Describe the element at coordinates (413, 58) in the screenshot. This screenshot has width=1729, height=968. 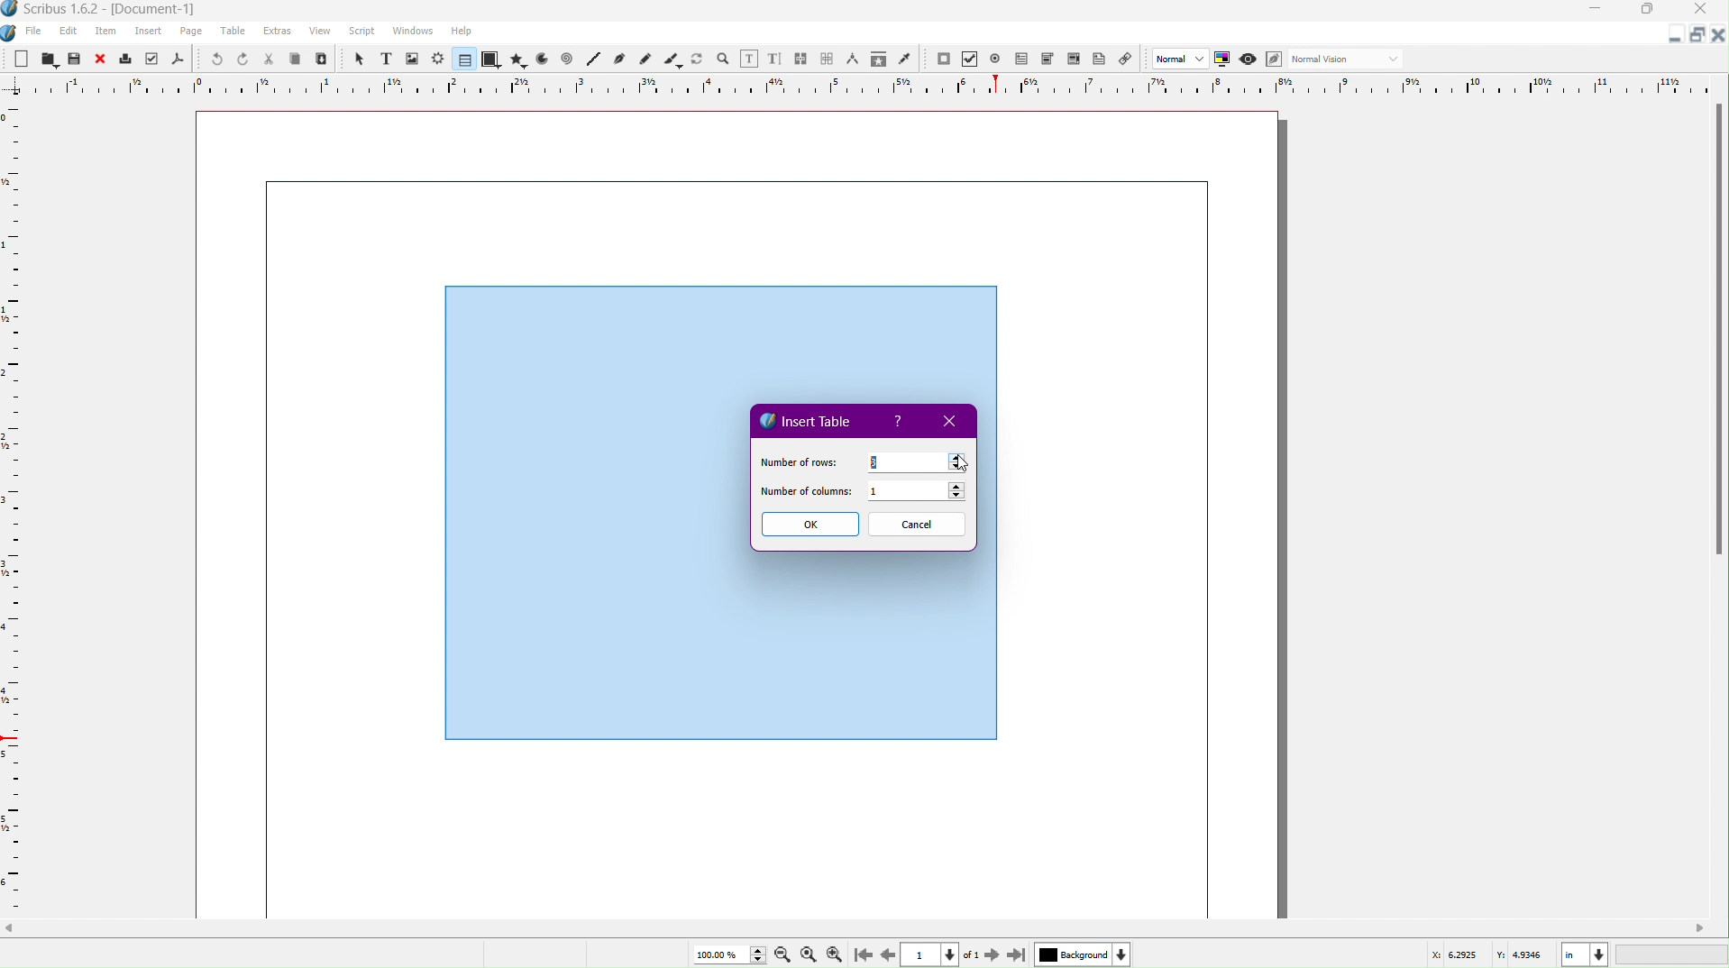
I see `Image Frame` at that location.